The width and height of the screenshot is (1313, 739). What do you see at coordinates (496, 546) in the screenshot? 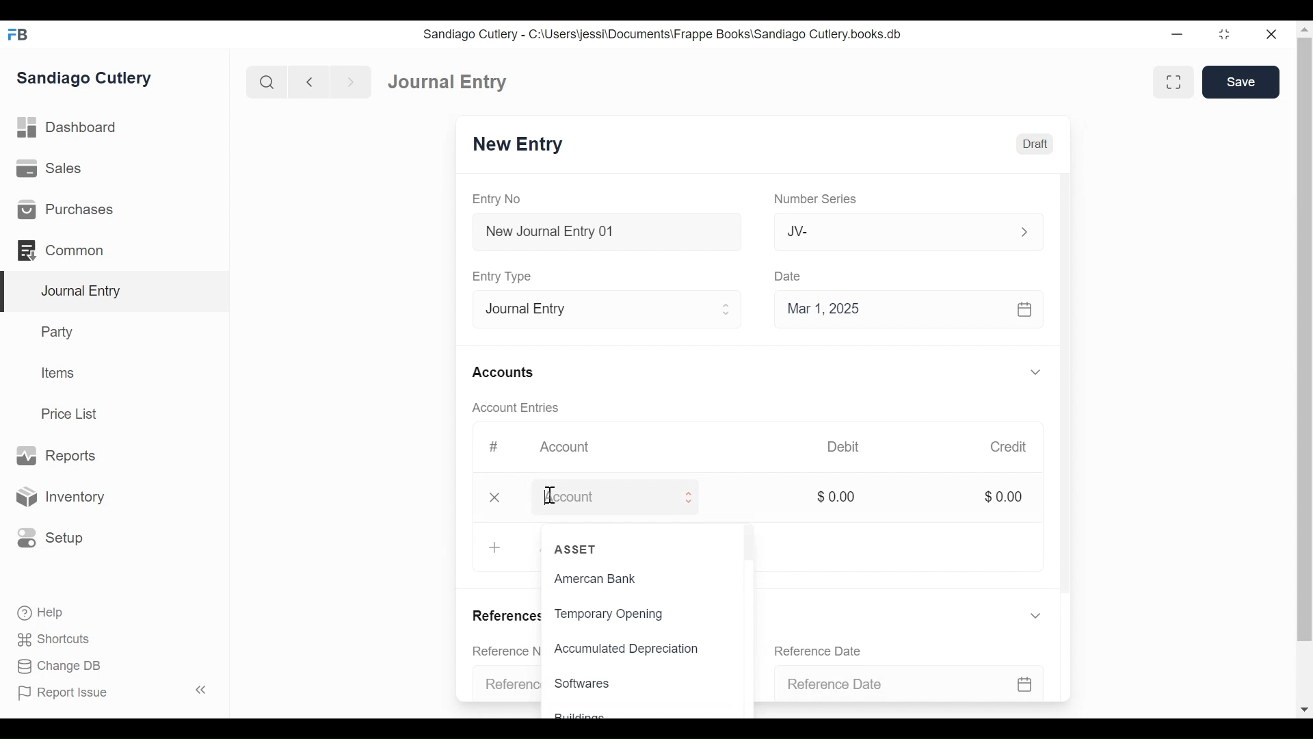
I see `Add Row` at bounding box center [496, 546].